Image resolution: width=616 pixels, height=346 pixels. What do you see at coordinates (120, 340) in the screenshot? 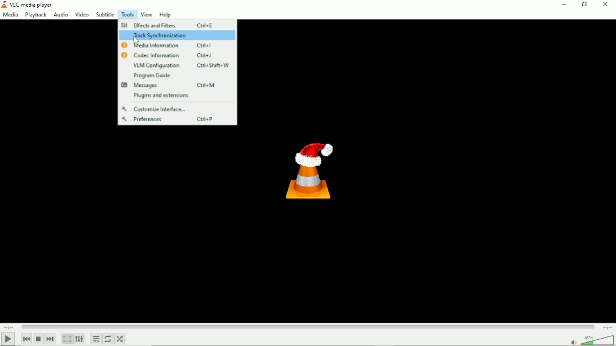
I see `Random` at bounding box center [120, 340].